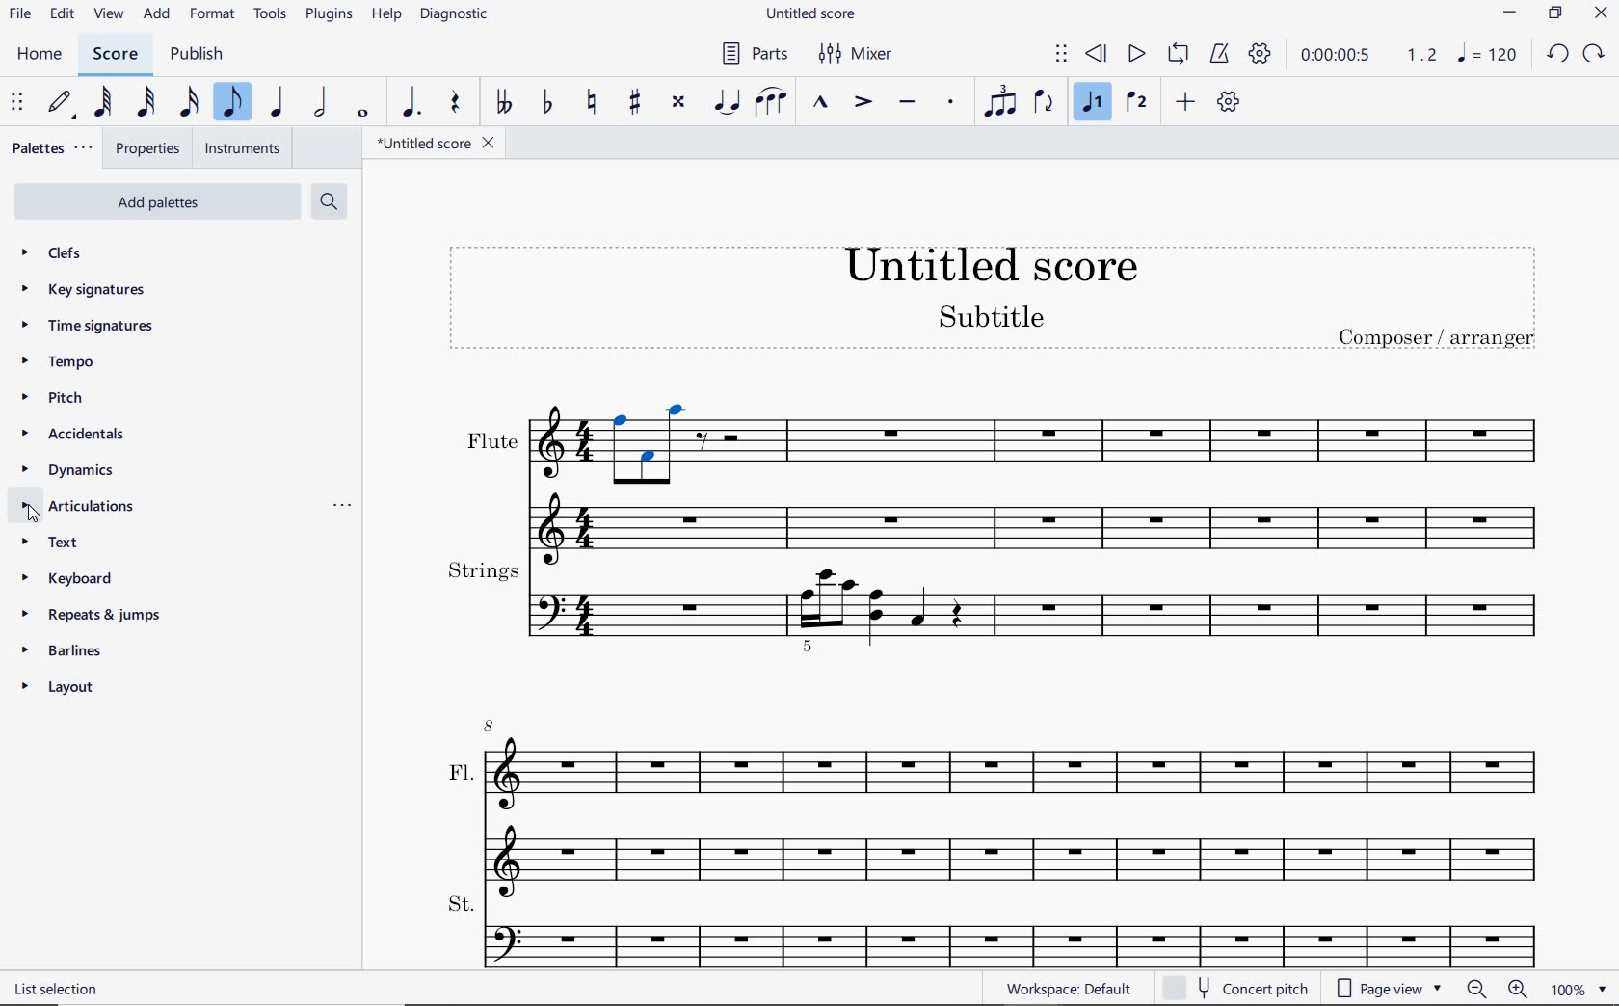  What do you see at coordinates (592, 103) in the screenshot?
I see `TOGGLE NATURAL` at bounding box center [592, 103].